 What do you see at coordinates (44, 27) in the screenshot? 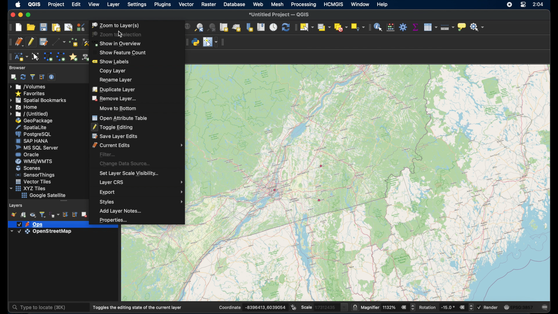
I see `save project` at bounding box center [44, 27].